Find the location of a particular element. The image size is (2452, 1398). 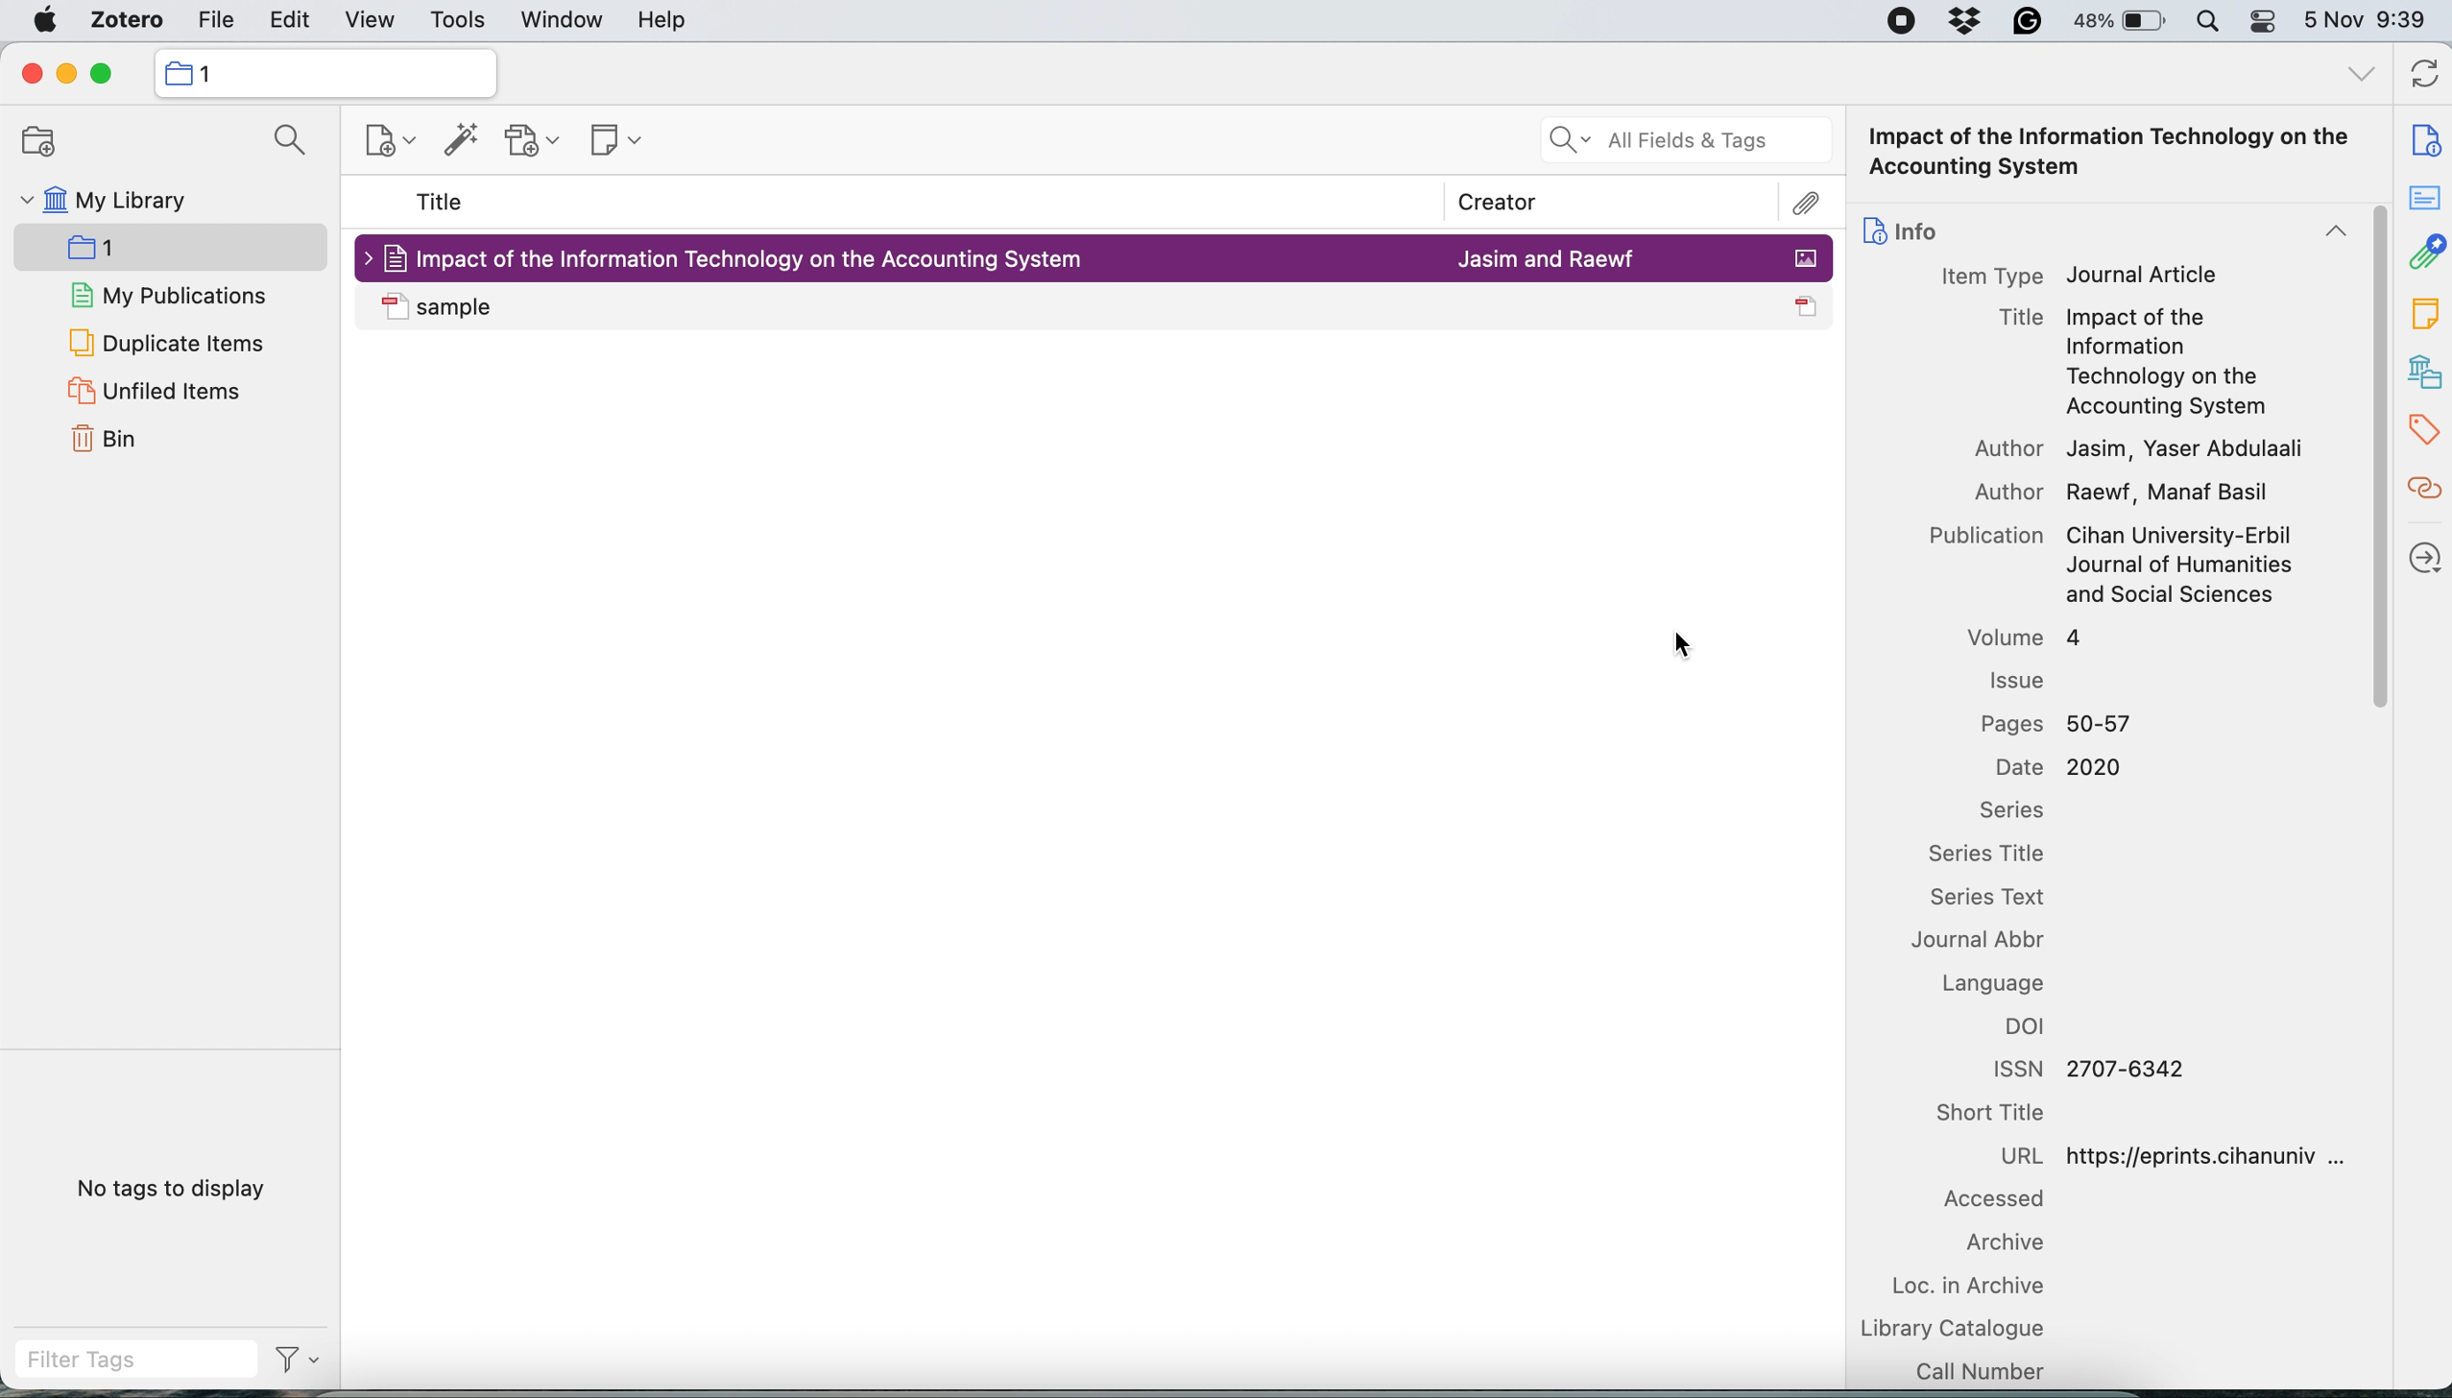

journal abbr is located at coordinates (1982, 940).